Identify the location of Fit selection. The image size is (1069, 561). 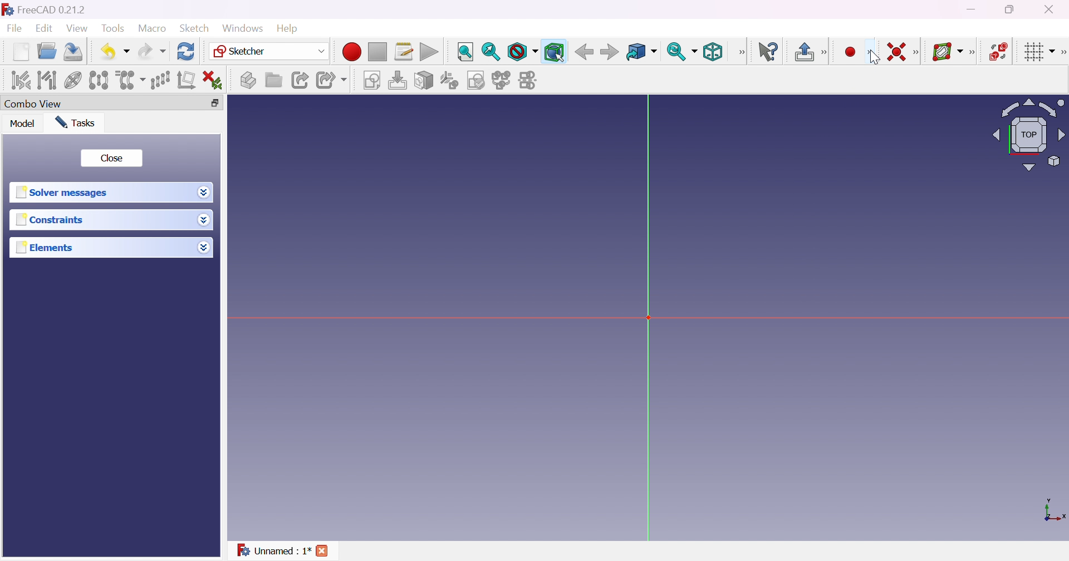
(491, 52).